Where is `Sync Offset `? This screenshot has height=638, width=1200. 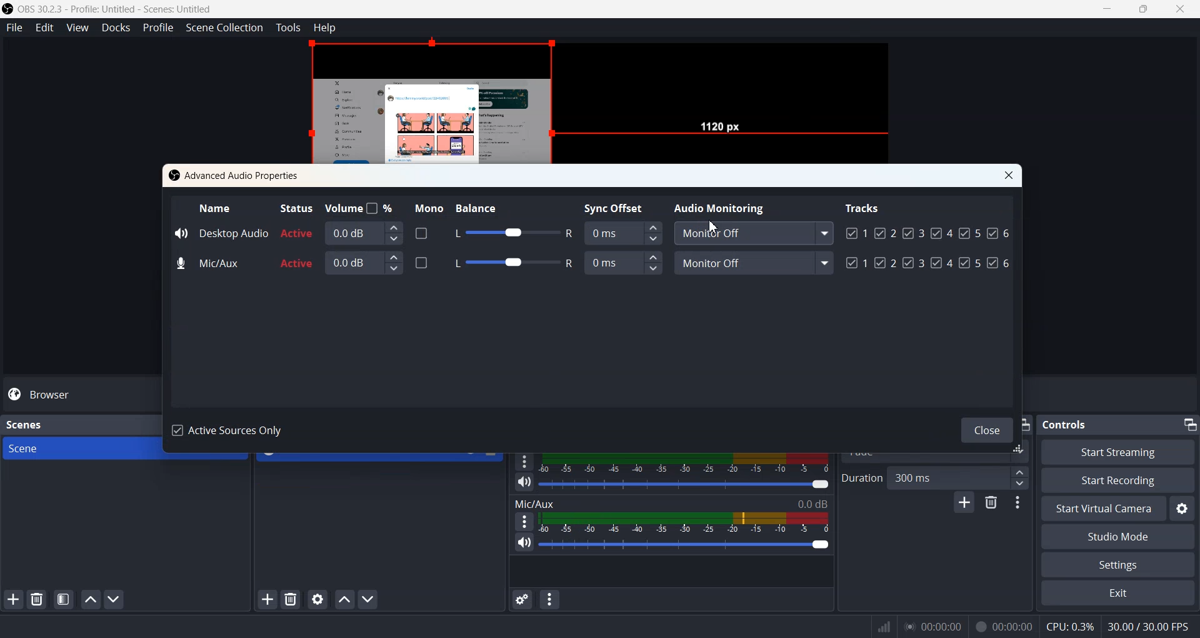 Sync Offset  is located at coordinates (624, 263).